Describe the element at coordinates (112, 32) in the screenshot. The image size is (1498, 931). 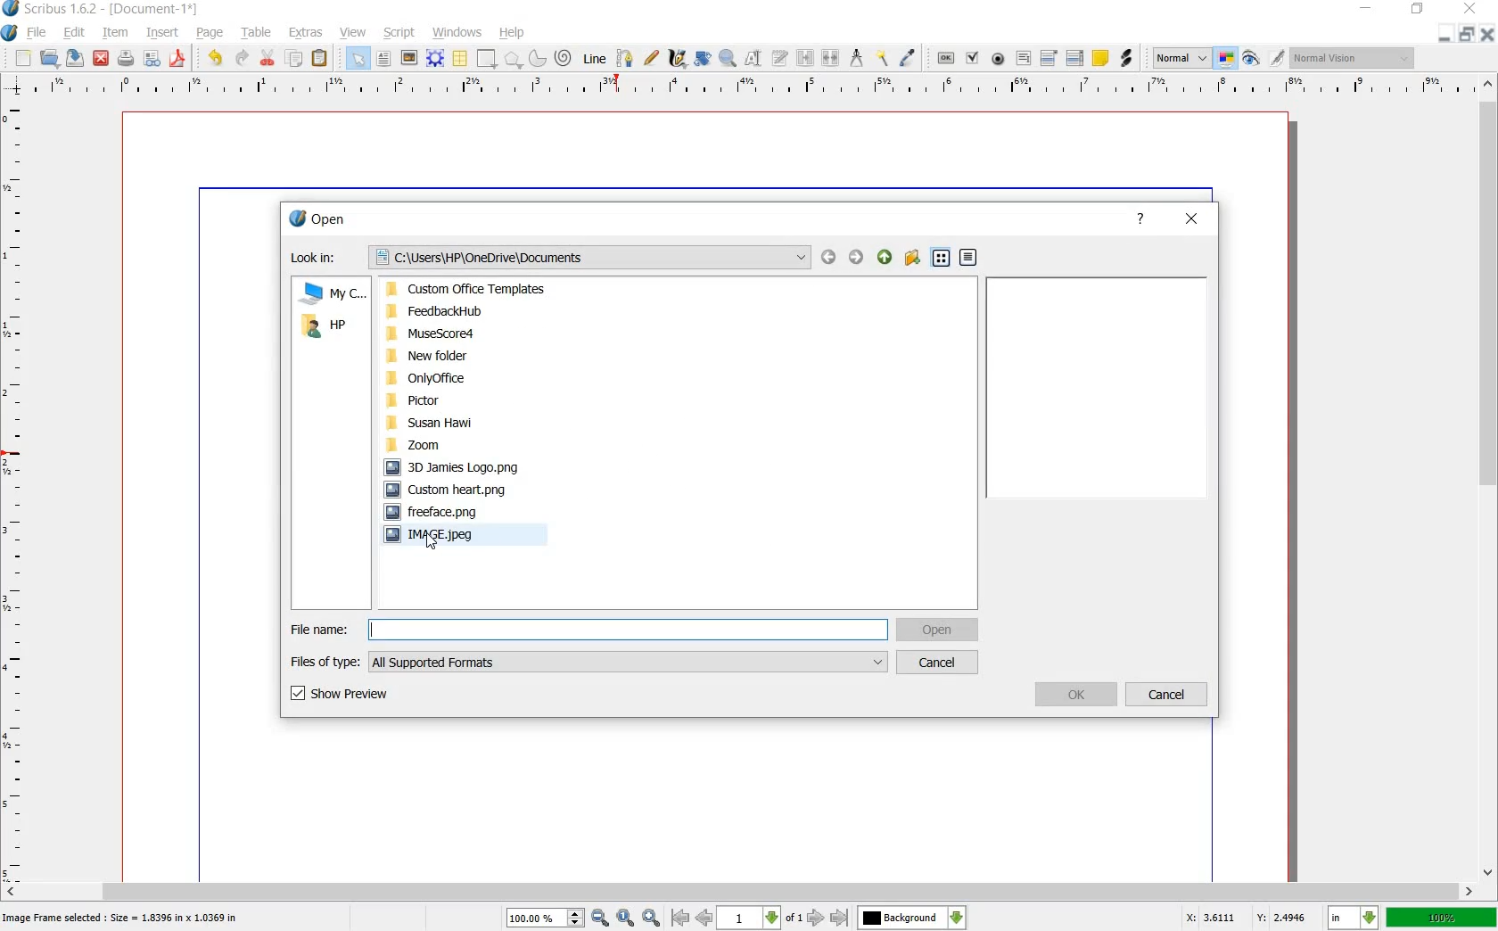
I see `item` at that location.